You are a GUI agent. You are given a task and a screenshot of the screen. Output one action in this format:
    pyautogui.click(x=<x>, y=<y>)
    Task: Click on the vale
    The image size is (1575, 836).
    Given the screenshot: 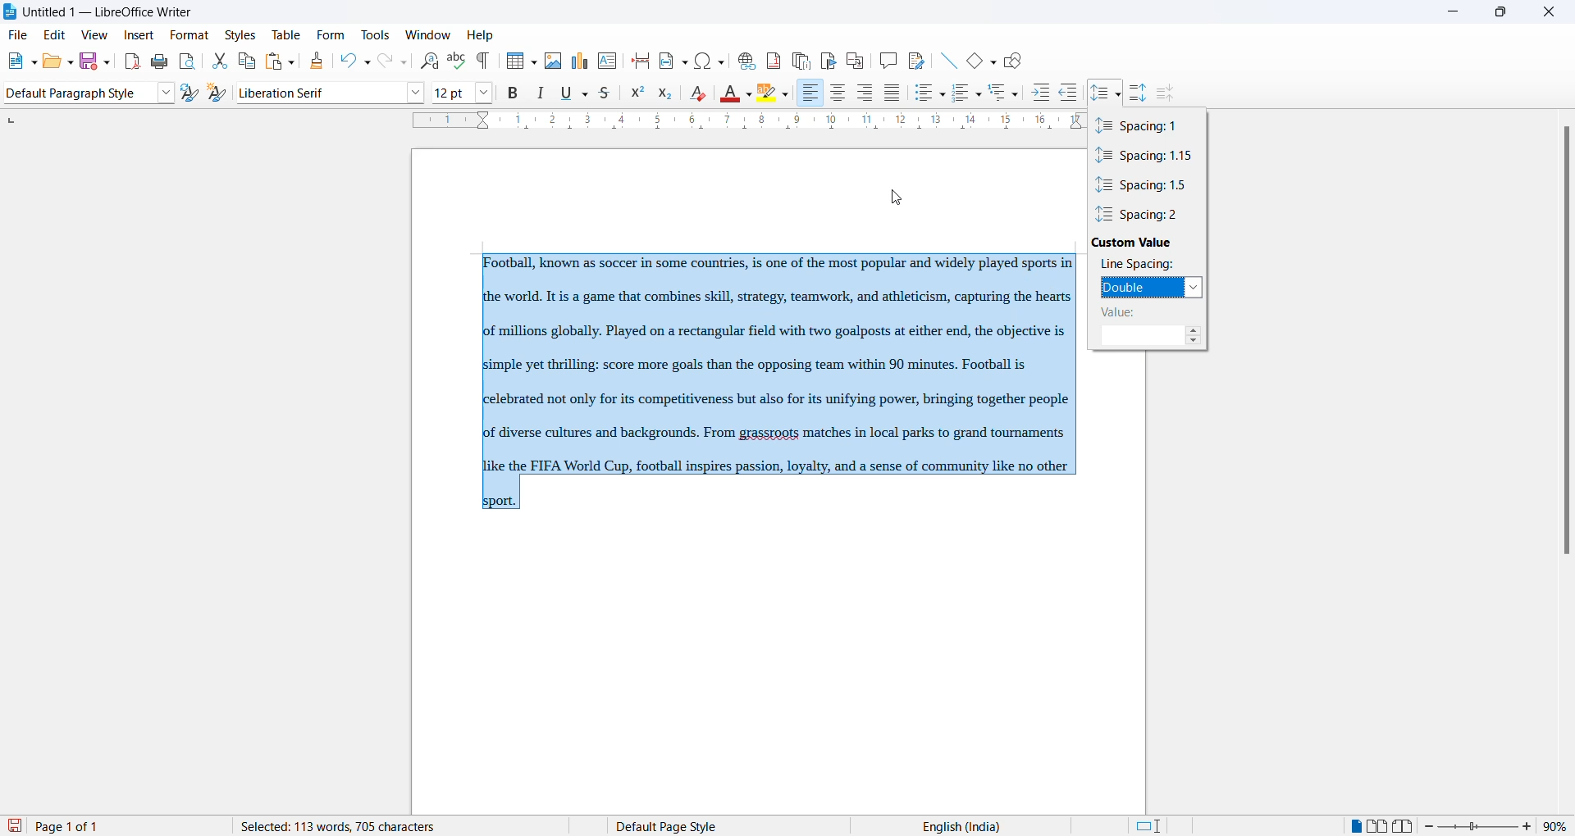 What is the action you would take?
    pyautogui.click(x=1126, y=314)
    